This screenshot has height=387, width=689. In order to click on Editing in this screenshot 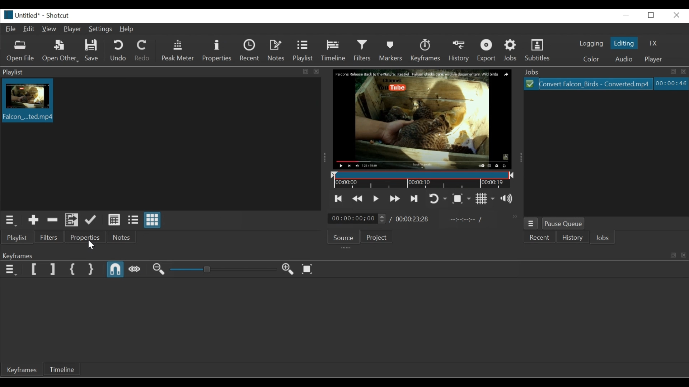, I will do `click(625, 43)`.